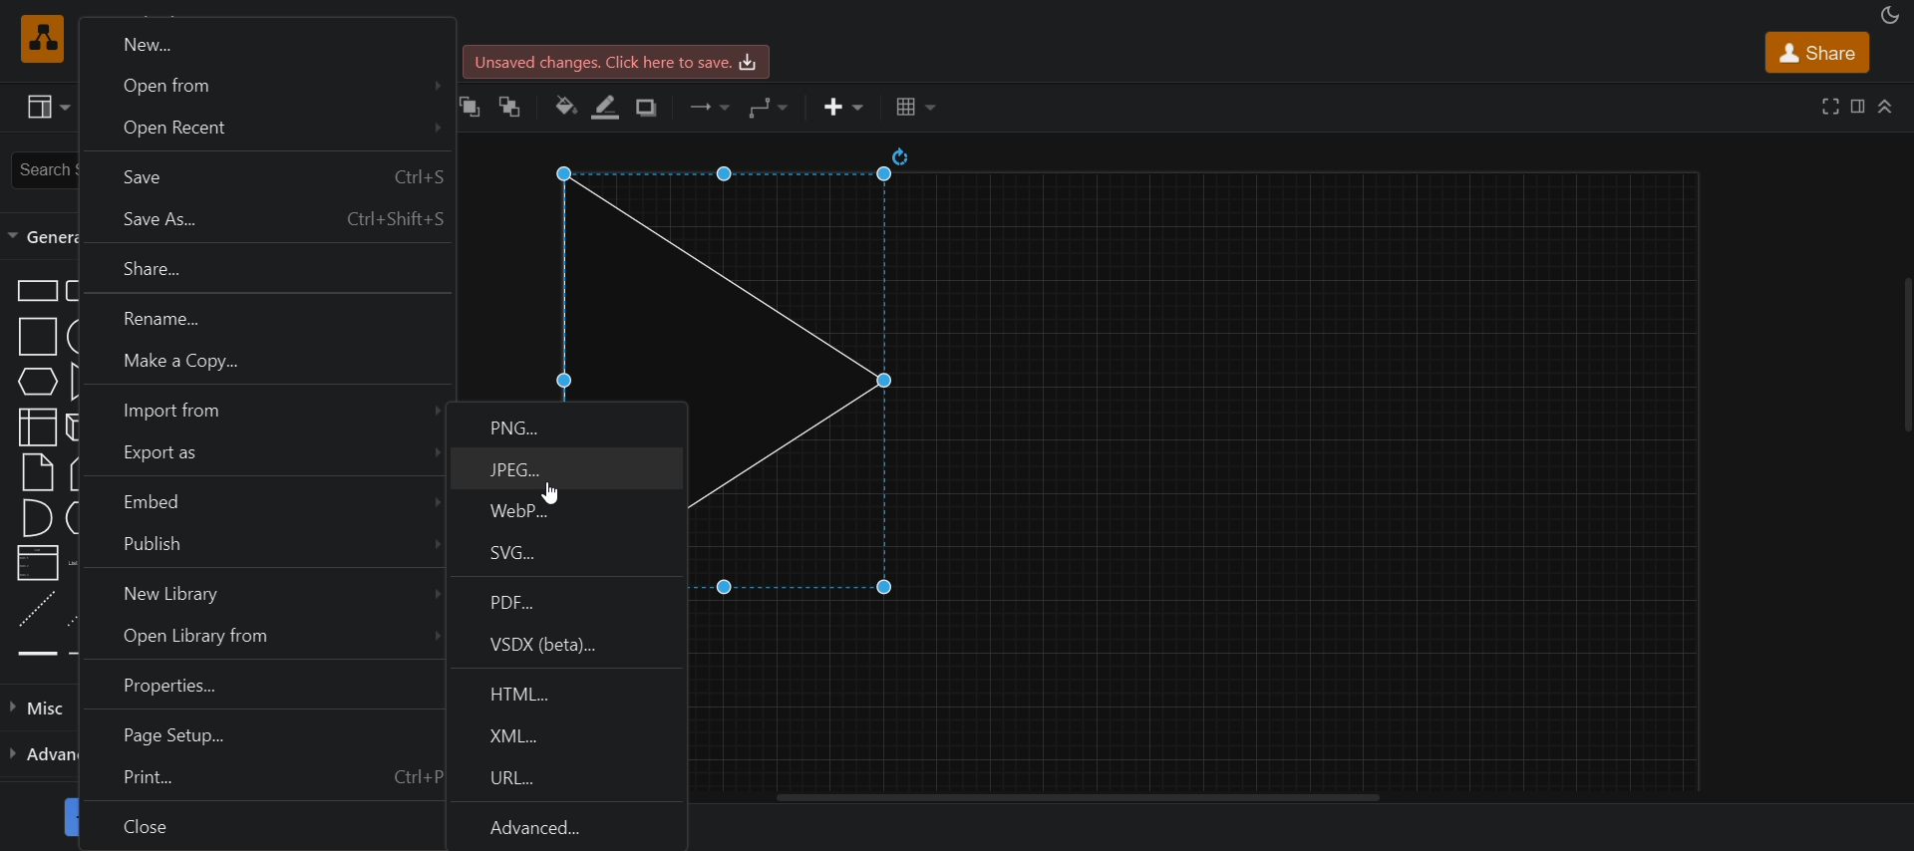 The image size is (1914, 851). I want to click on line color, so click(608, 106).